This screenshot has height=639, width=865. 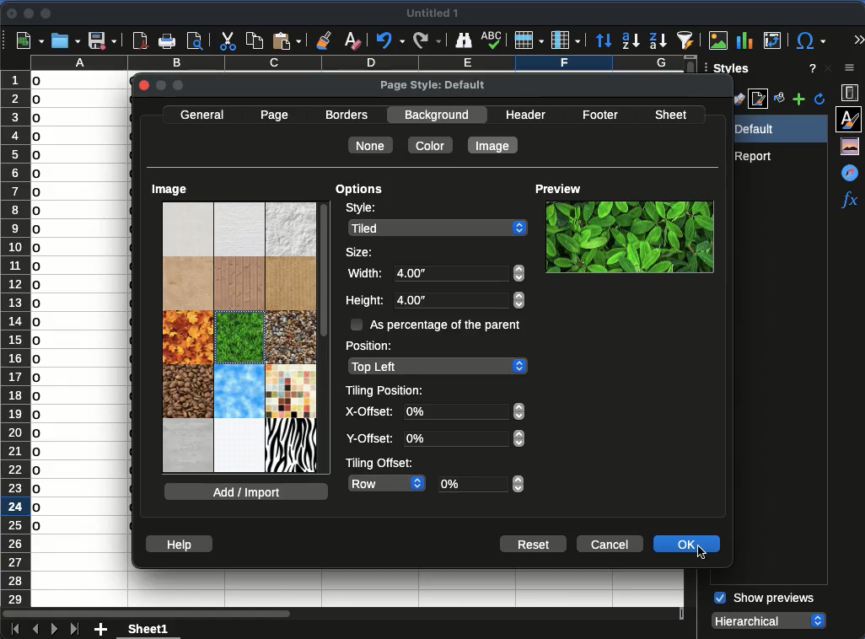 I want to click on styles, so click(x=729, y=71).